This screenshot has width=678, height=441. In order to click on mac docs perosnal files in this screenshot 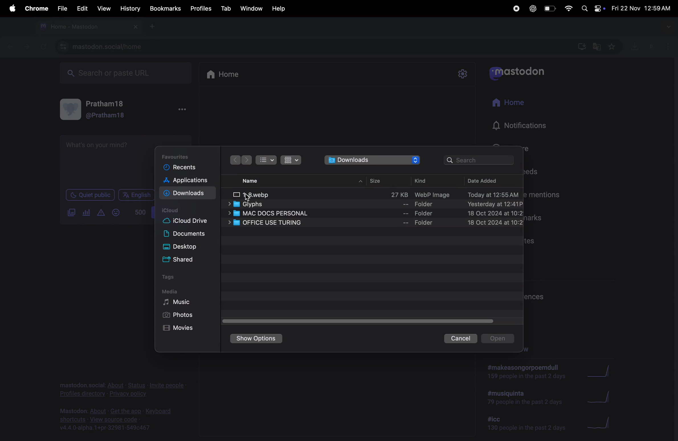, I will do `click(375, 214)`.